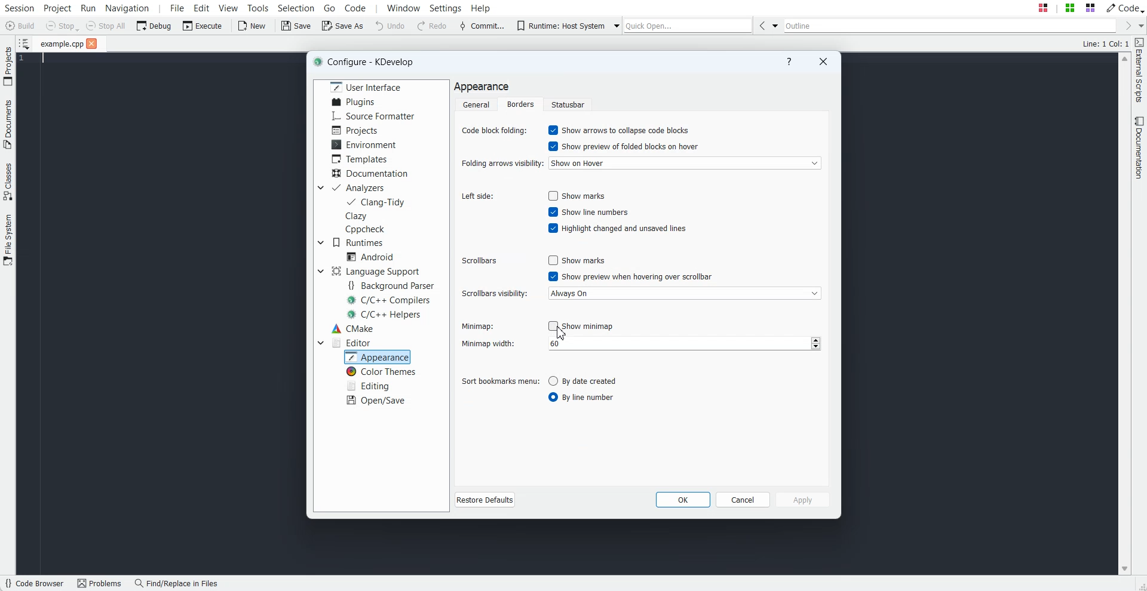  Describe the element at coordinates (370, 385) in the screenshot. I see `Editing` at that location.